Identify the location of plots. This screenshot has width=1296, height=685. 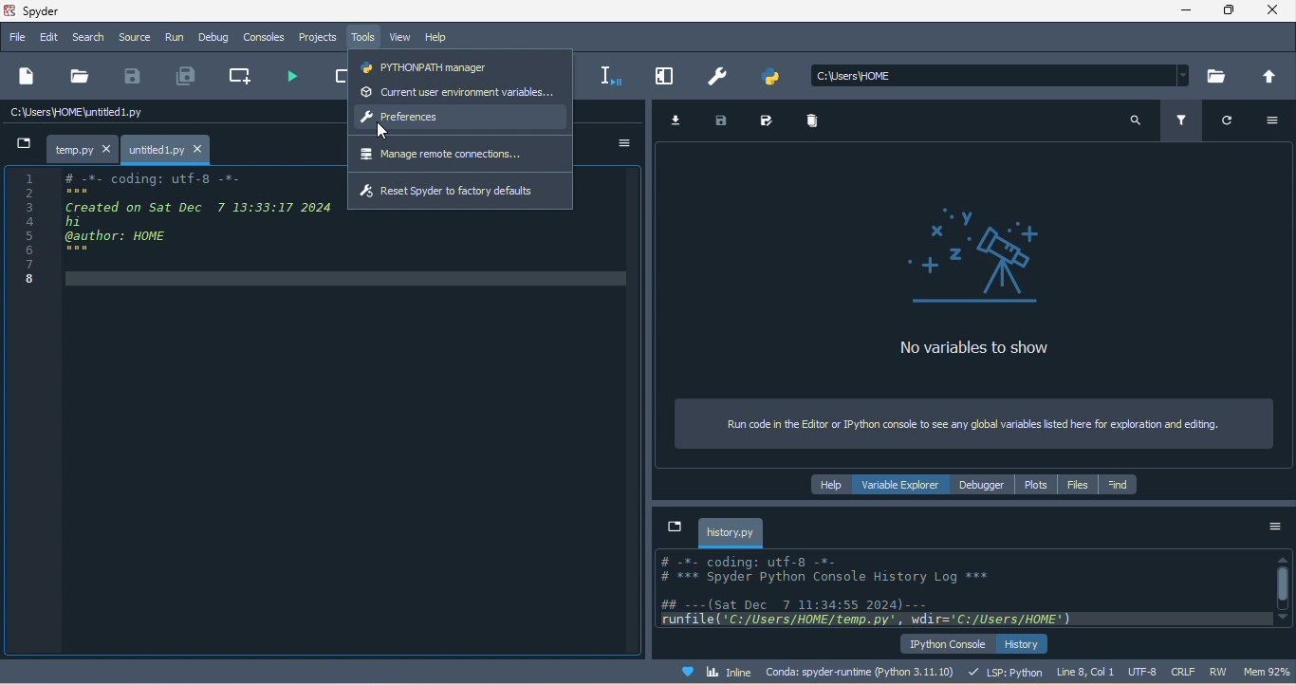
(1036, 486).